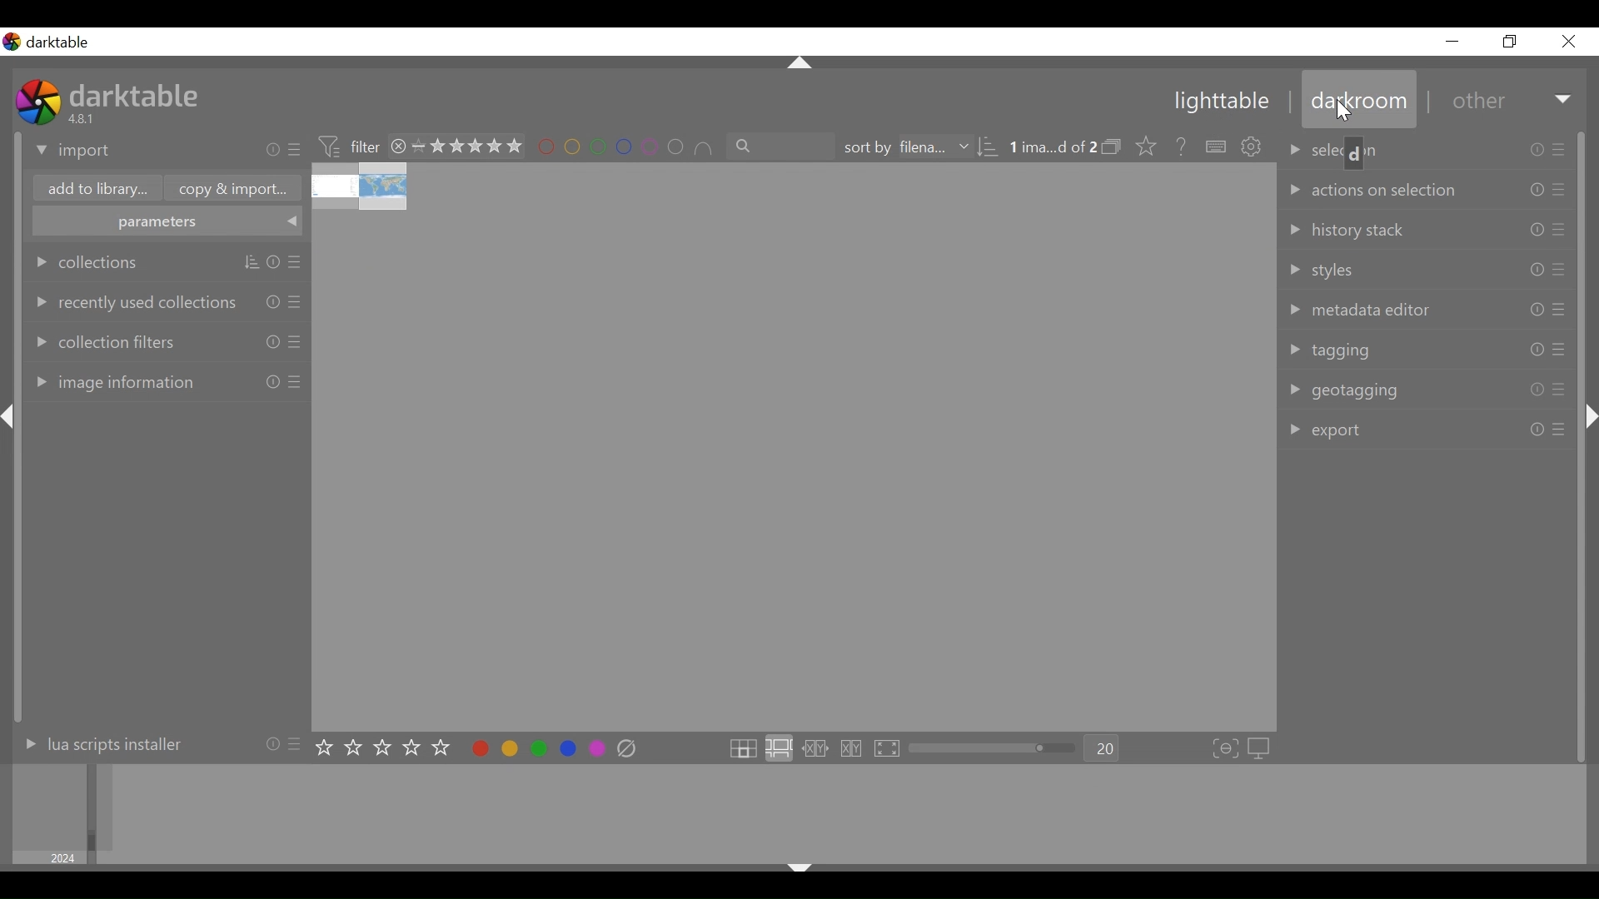 This screenshot has height=899, width=1599. I want to click on Zoom factor, so click(1104, 748).